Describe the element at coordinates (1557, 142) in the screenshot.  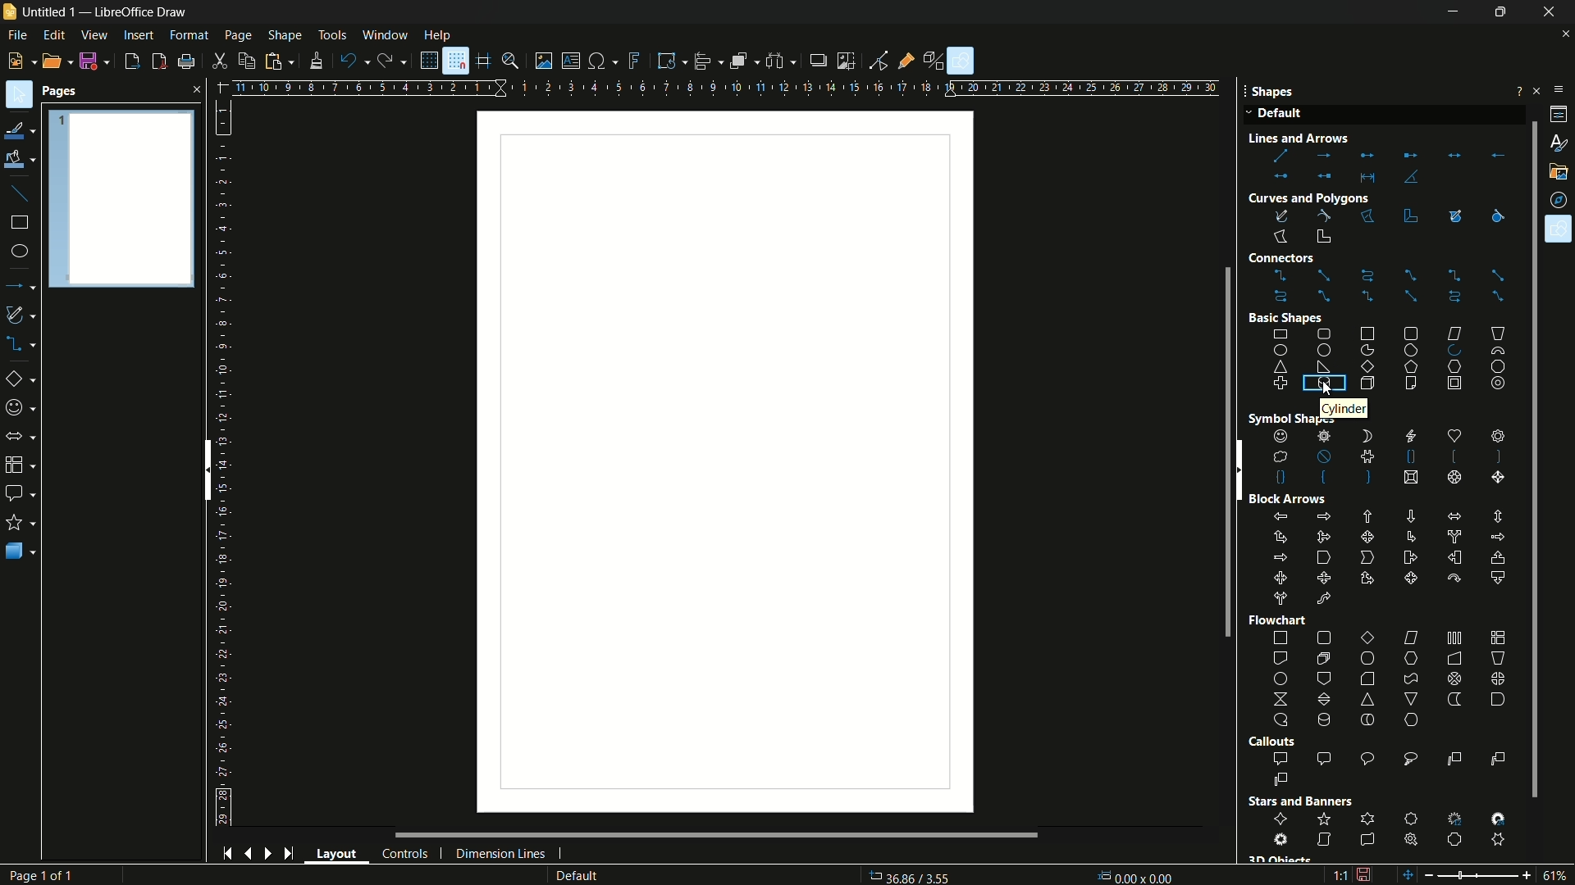
I see `styles` at that location.